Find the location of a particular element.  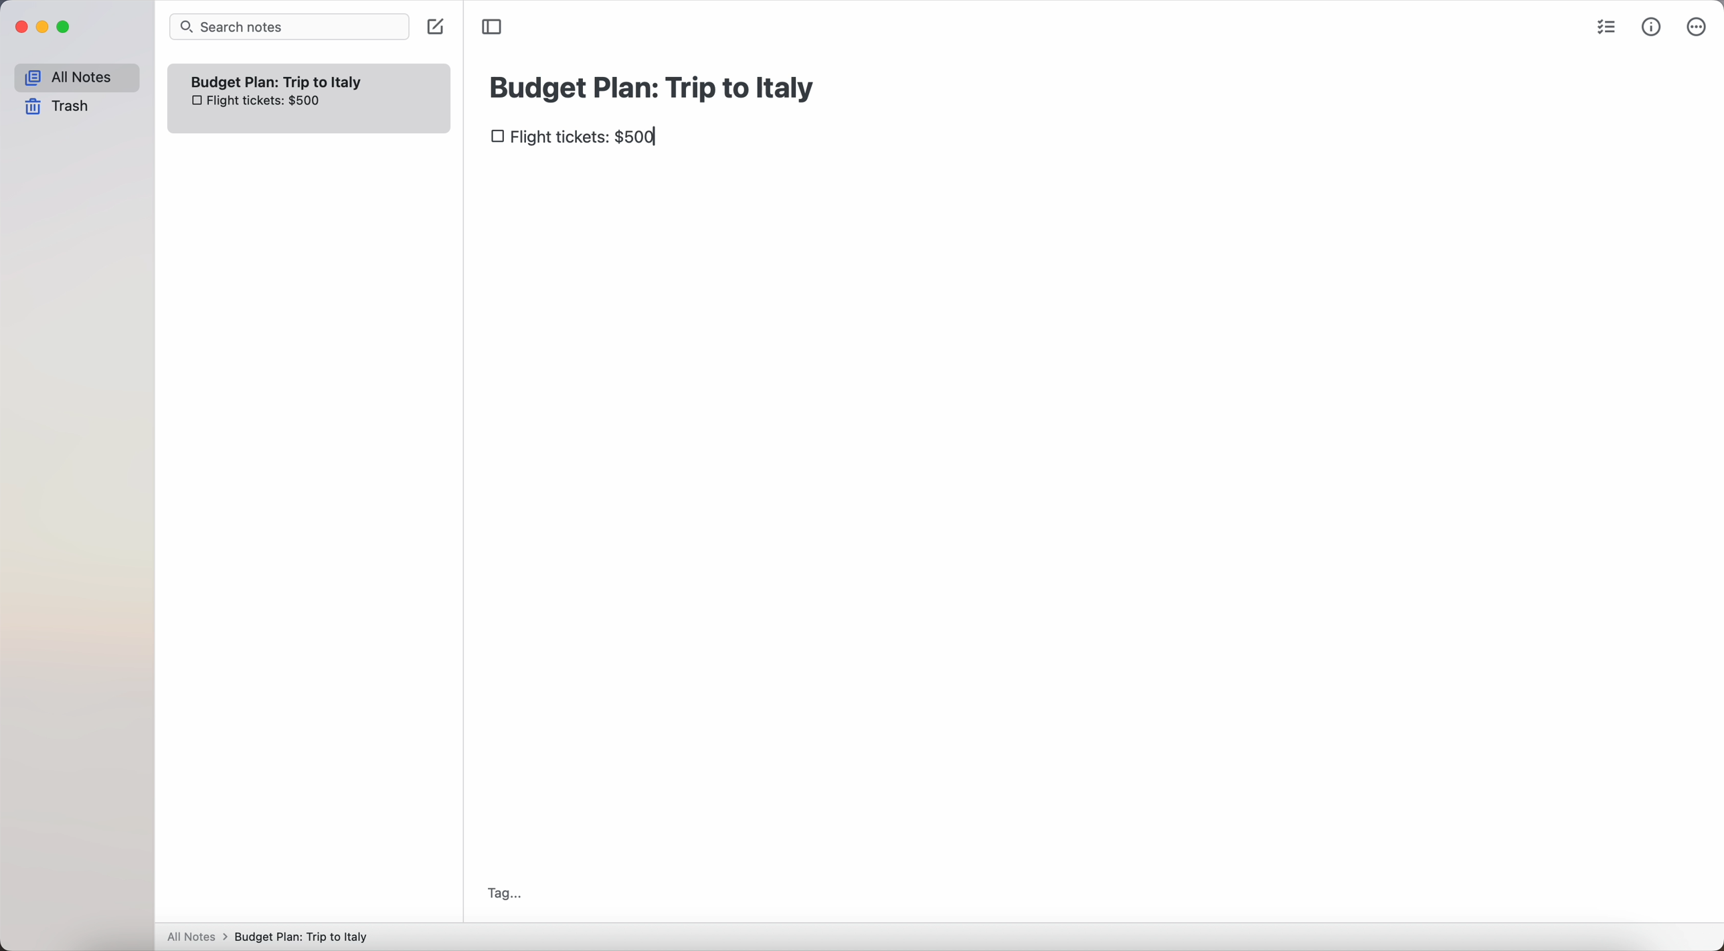

budget plan: trip to Italy is located at coordinates (655, 86).